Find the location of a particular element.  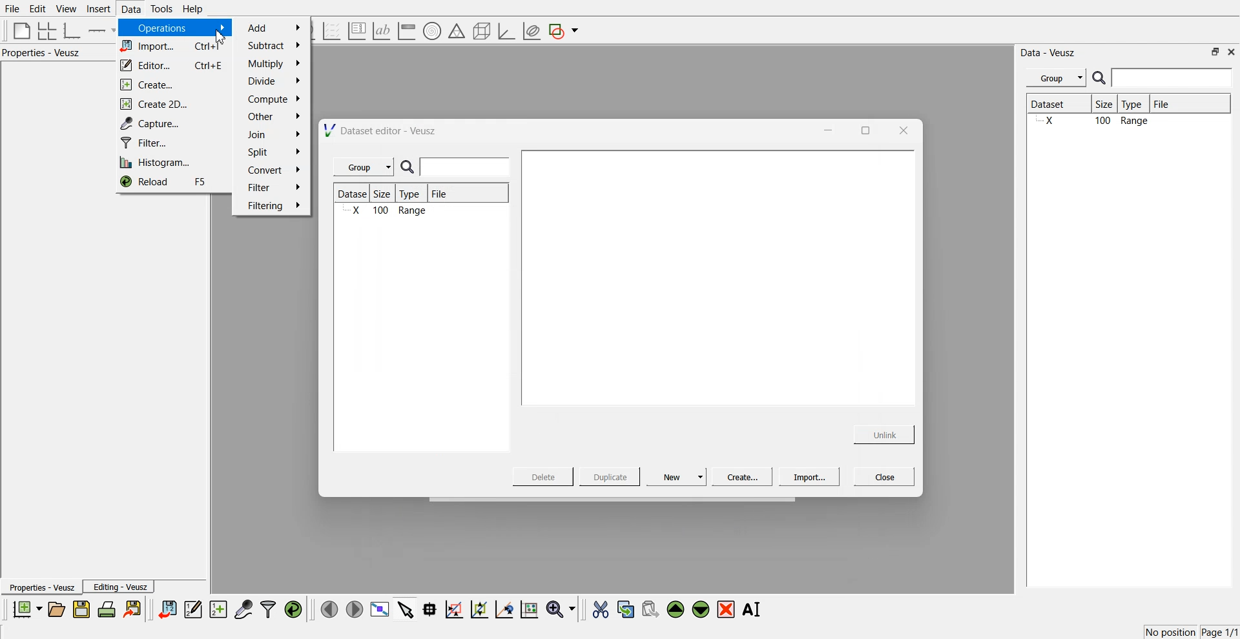

Other is located at coordinates (274, 116).